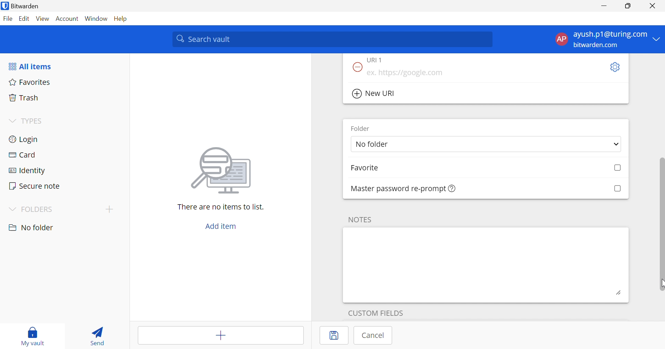 The image size is (665, 349). What do you see at coordinates (221, 226) in the screenshot?
I see `Add item` at bounding box center [221, 226].